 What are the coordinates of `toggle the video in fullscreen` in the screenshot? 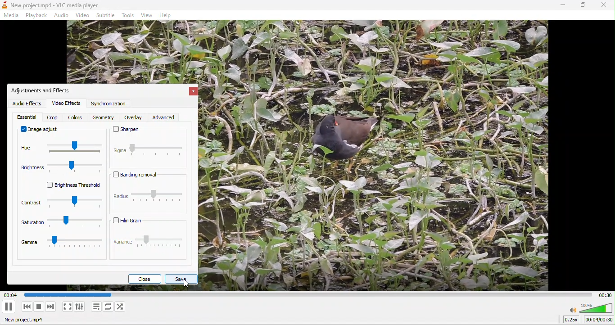 It's located at (67, 308).